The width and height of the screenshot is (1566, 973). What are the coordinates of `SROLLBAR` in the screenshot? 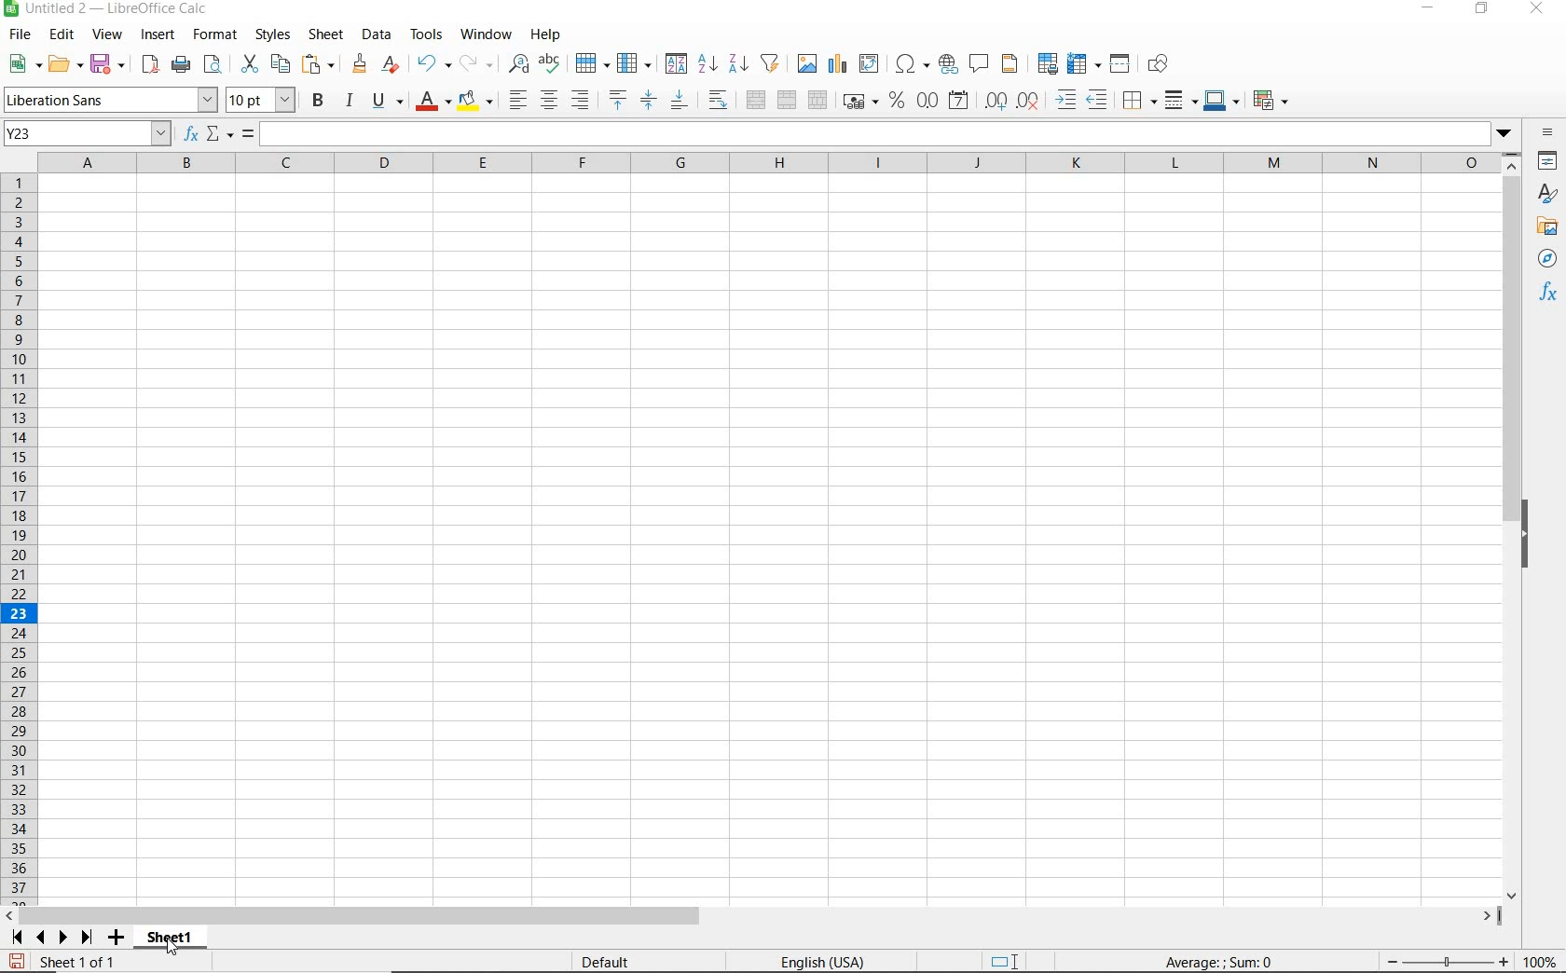 It's located at (755, 916).